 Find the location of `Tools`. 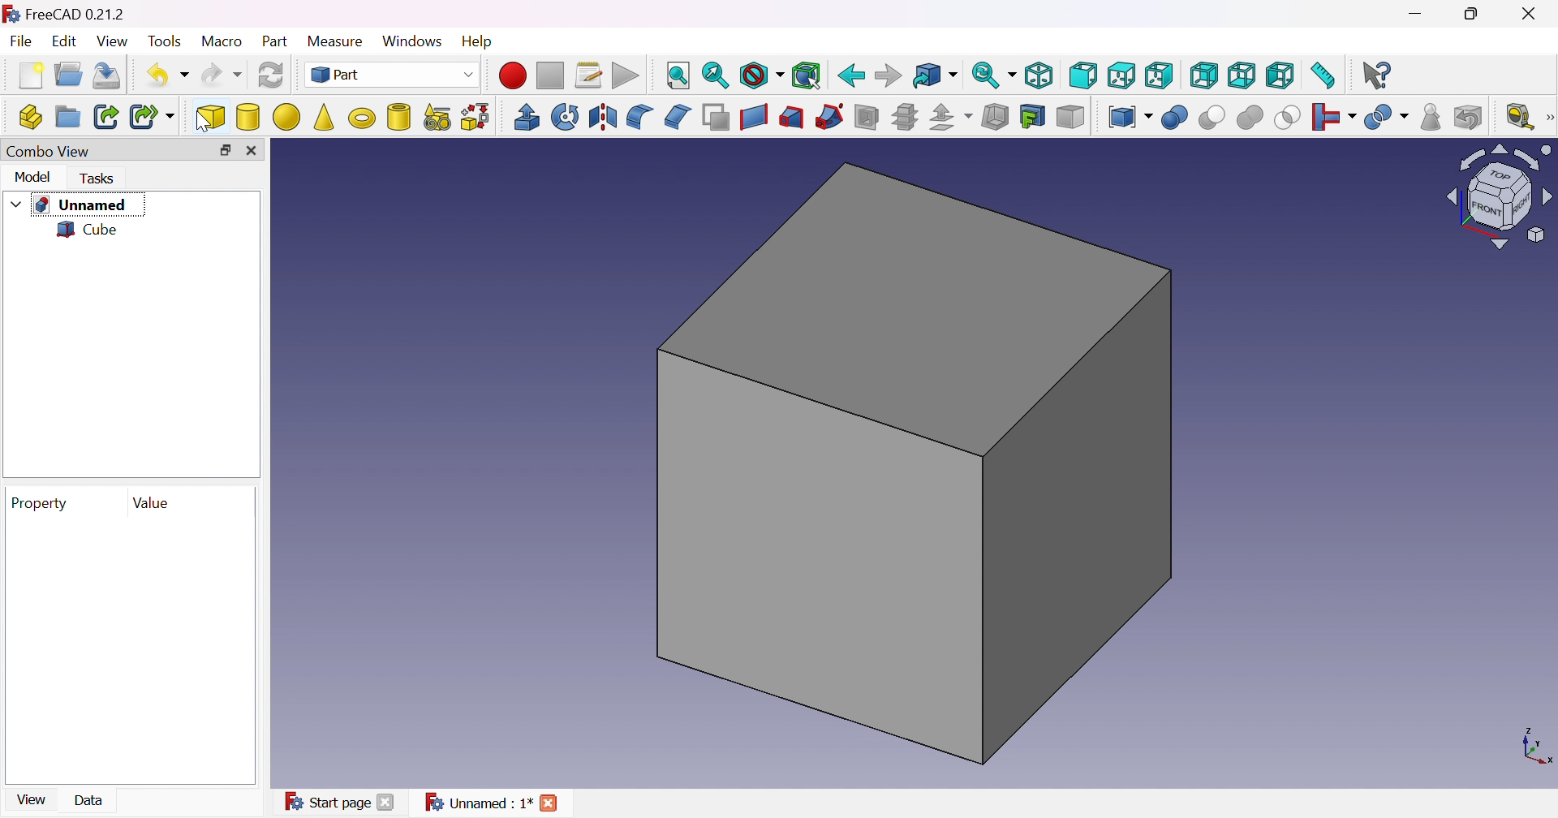

Tools is located at coordinates (165, 41).